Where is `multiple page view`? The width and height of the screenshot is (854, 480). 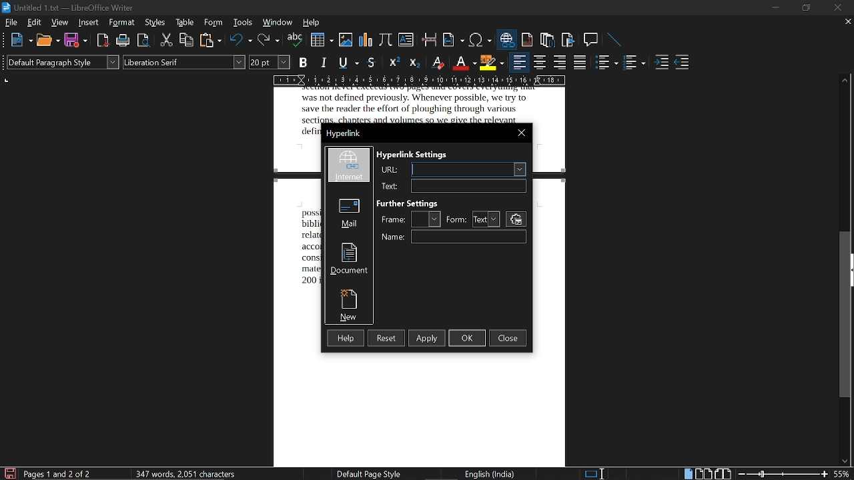
multiple page view is located at coordinates (703, 473).